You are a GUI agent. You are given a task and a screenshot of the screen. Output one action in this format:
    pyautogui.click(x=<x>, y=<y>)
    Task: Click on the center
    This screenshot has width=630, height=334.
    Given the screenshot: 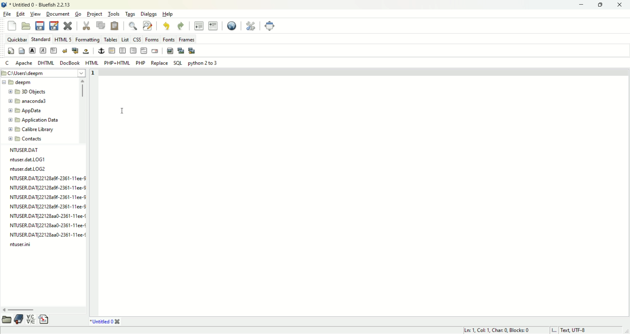 What is the action you would take?
    pyautogui.click(x=123, y=50)
    